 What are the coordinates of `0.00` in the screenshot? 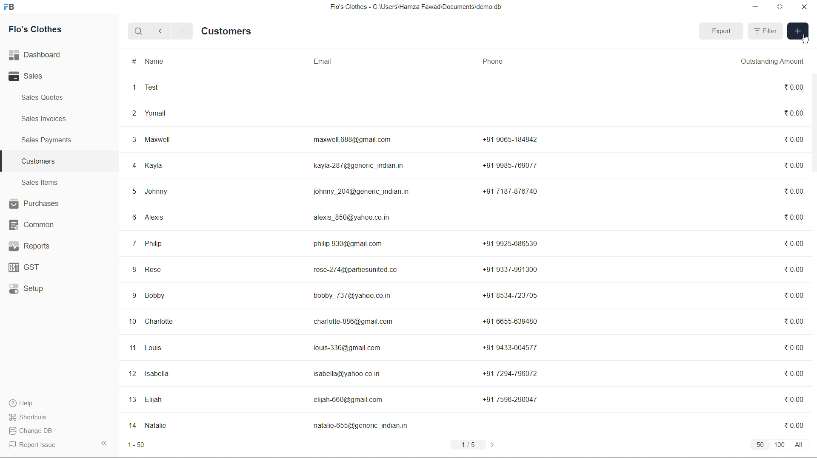 It's located at (795, 424).